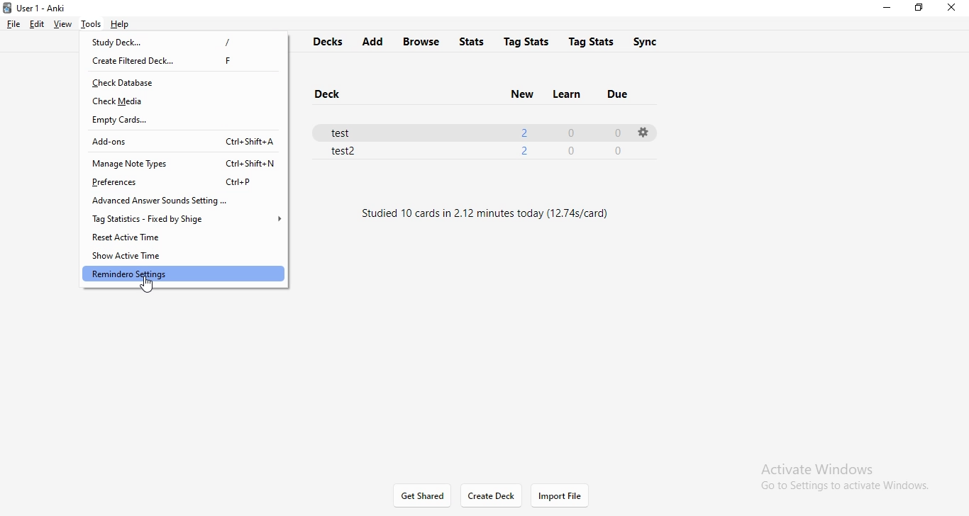  I want to click on 0, so click(572, 152).